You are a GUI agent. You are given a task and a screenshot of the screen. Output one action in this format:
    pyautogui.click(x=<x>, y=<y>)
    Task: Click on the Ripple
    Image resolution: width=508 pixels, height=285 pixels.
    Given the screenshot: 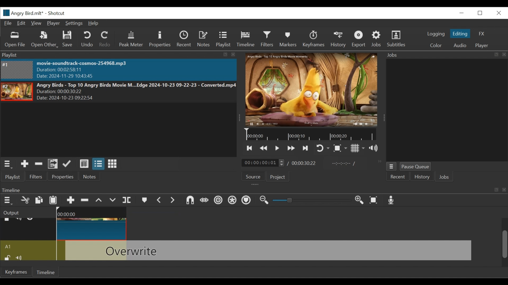 What is the action you would take?
    pyautogui.click(x=218, y=201)
    